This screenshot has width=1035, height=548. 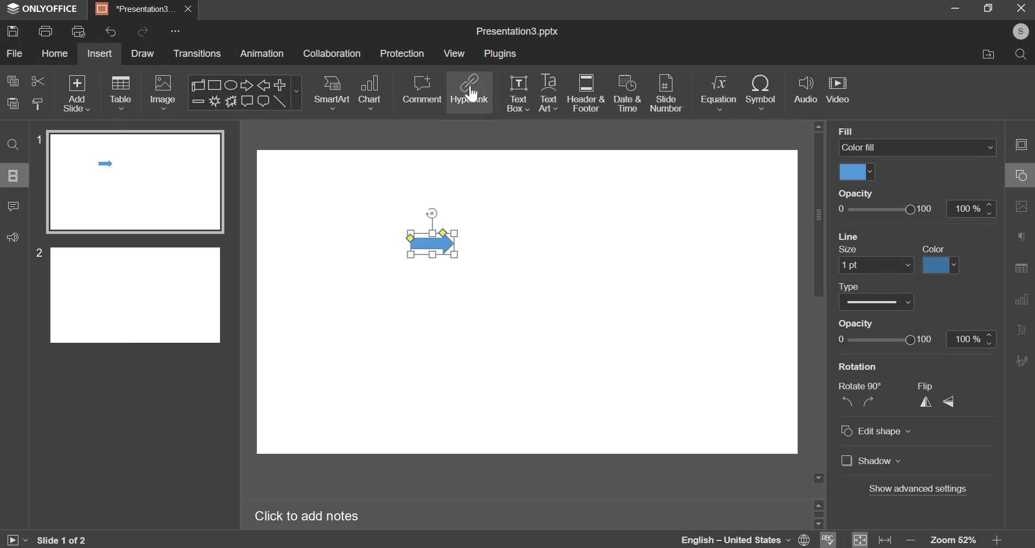 I want to click on right arrow, so click(x=244, y=84).